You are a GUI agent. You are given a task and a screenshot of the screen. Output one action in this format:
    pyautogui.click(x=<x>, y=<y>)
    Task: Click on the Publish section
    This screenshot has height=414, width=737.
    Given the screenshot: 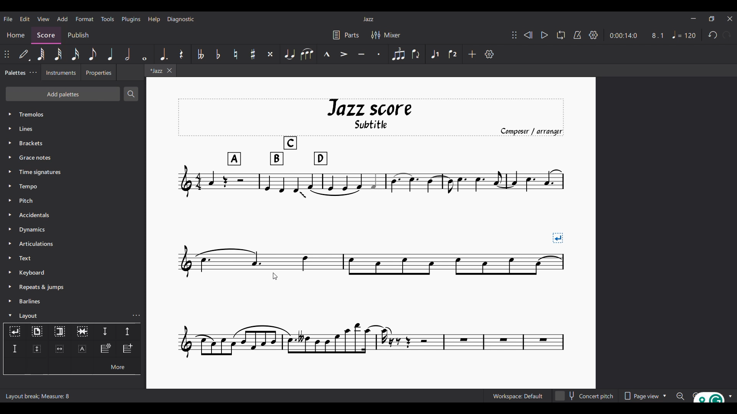 What is the action you would take?
    pyautogui.click(x=78, y=36)
    